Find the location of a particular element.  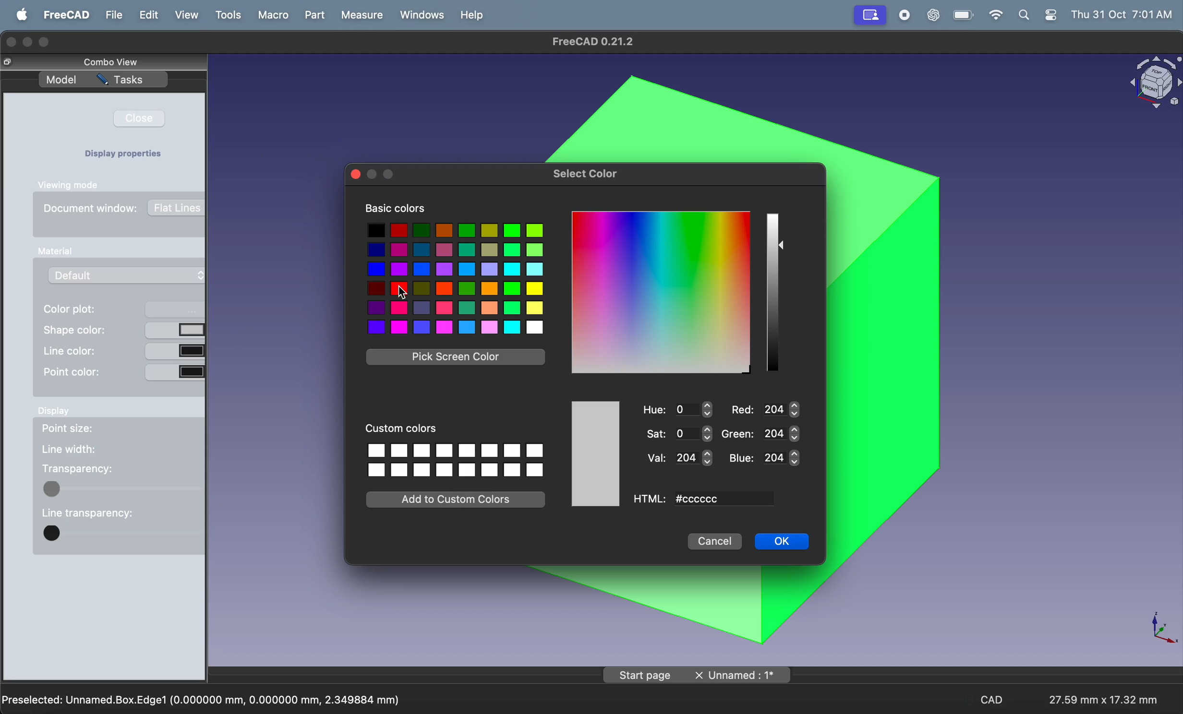

select color is located at coordinates (588, 174).